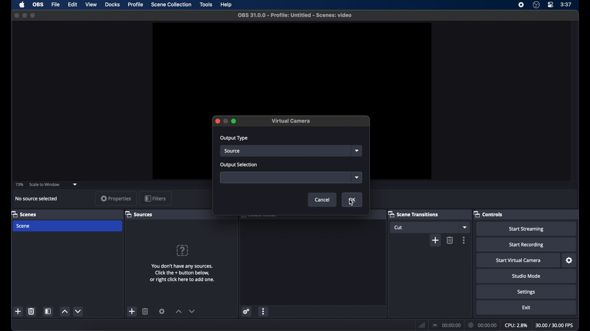 This screenshot has width=590, height=331. What do you see at coordinates (78, 311) in the screenshot?
I see `decrement` at bounding box center [78, 311].